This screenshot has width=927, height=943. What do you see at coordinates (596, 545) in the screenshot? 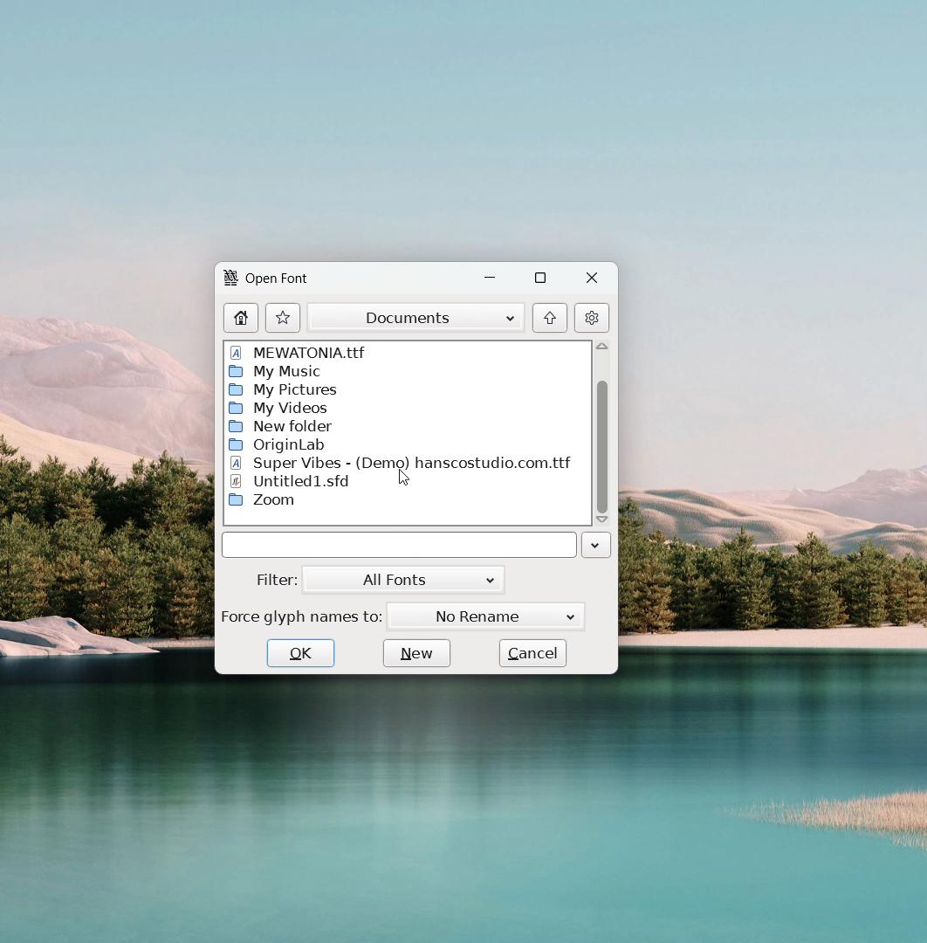
I see `click to see file history` at bounding box center [596, 545].